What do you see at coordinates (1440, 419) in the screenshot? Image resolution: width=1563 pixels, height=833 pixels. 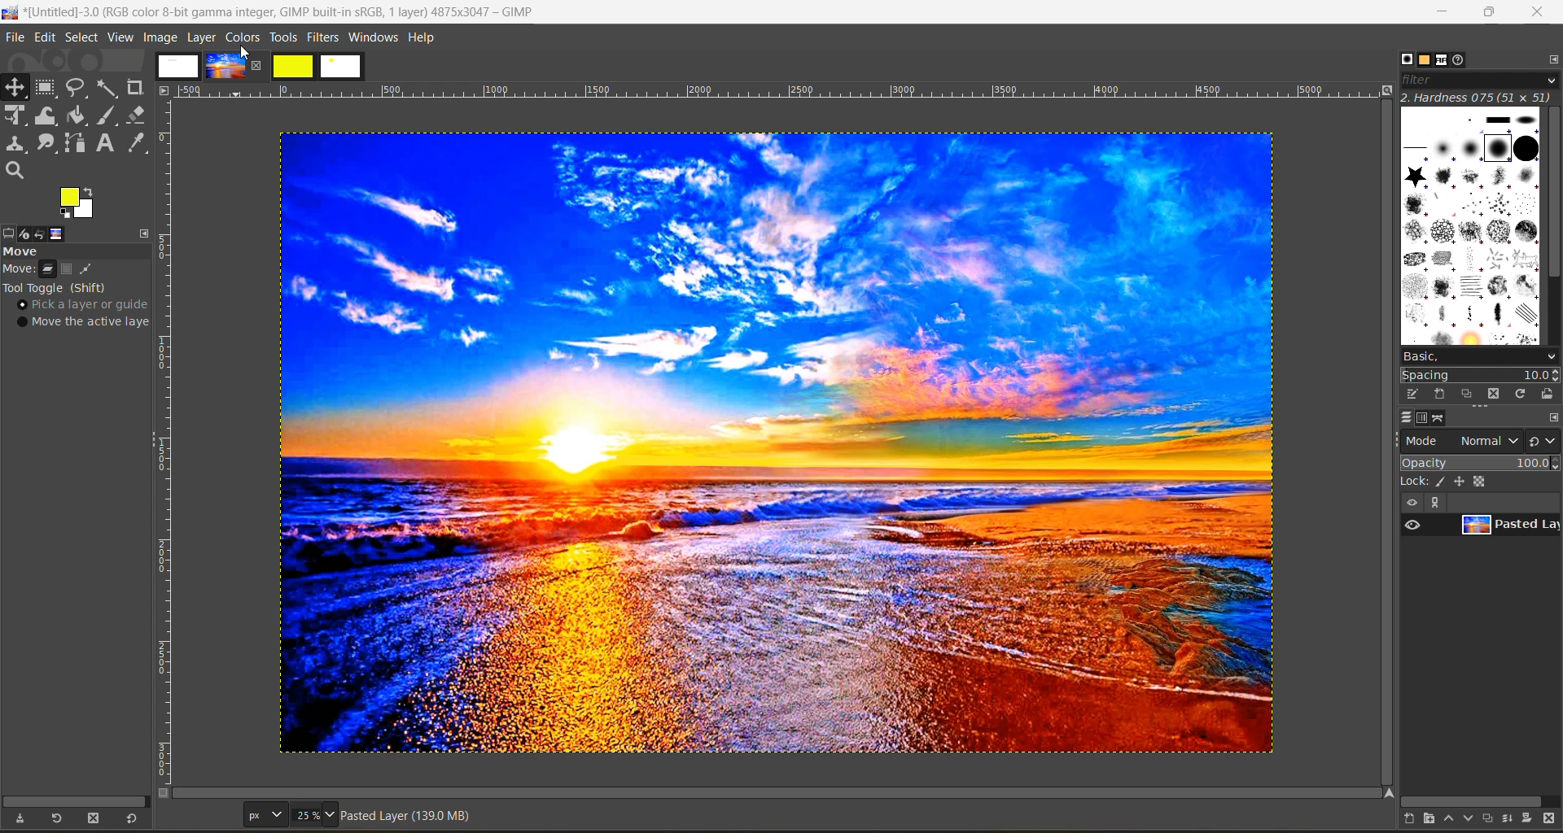 I see `paths` at bounding box center [1440, 419].